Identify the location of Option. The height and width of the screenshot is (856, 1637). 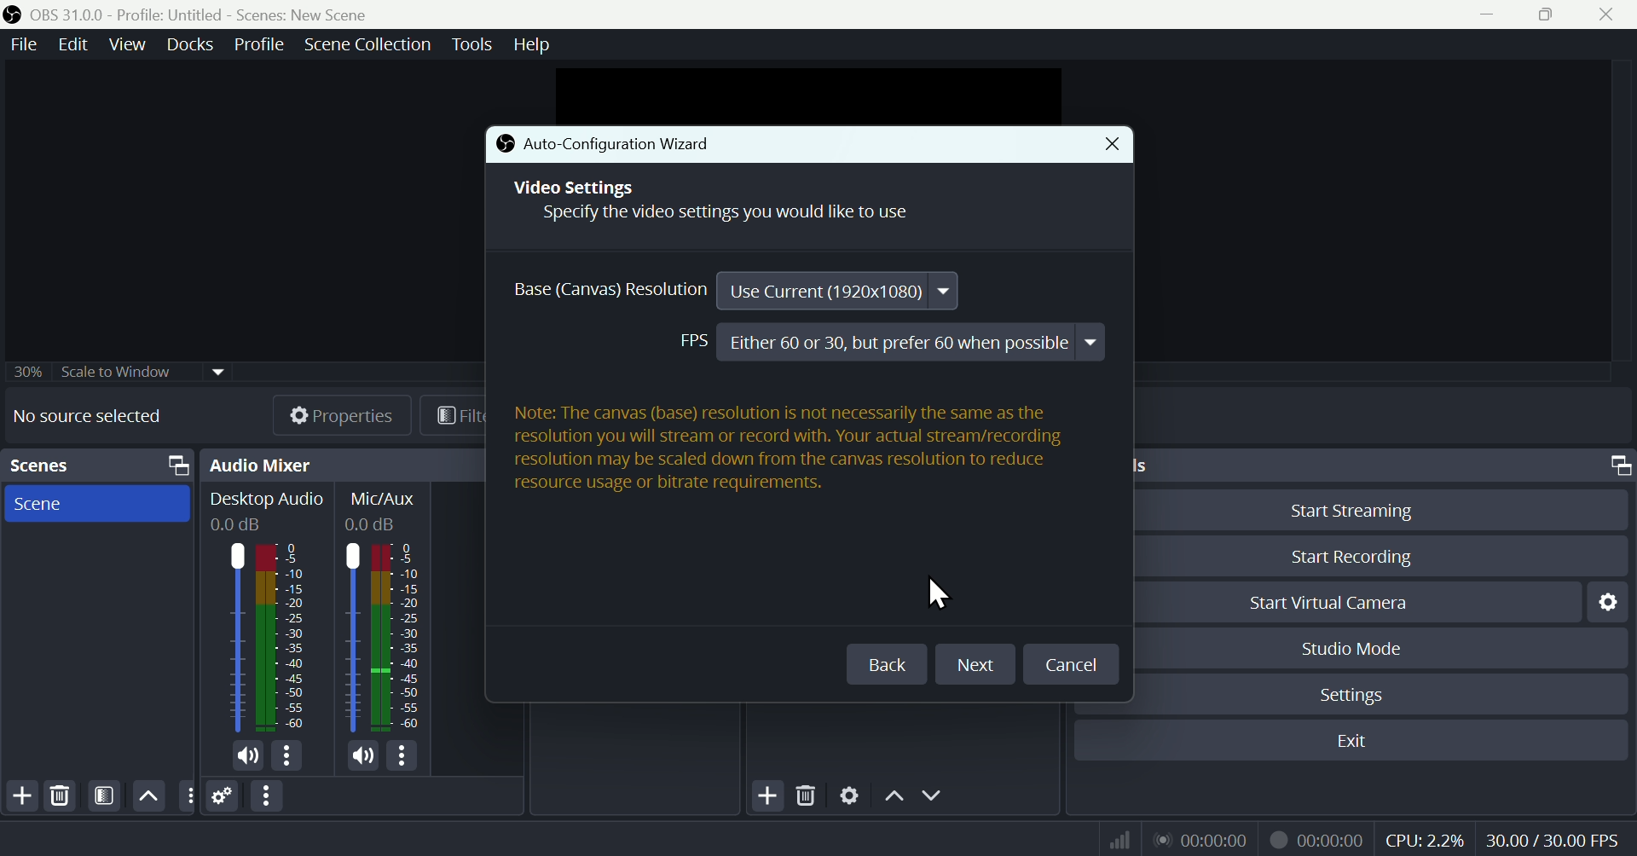
(269, 796).